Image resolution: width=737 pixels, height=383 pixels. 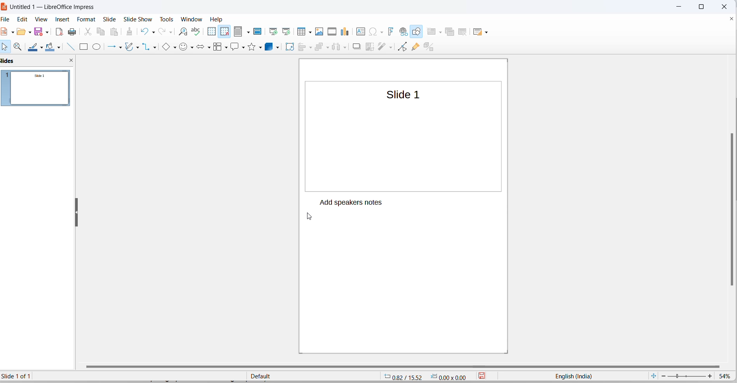 What do you see at coordinates (217, 19) in the screenshot?
I see `help` at bounding box center [217, 19].